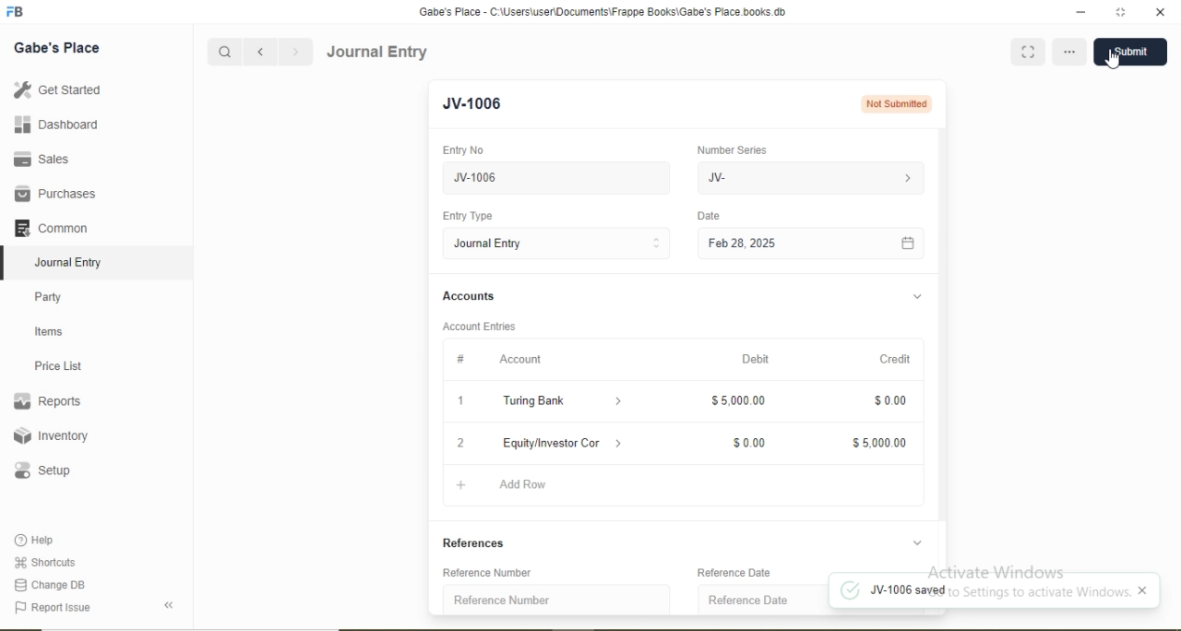 This screenshot has height=631, width=1181. What do you see at coordinates (47, 401) in the screenshot?
I see `Reports` at bounding box center [47, 401].